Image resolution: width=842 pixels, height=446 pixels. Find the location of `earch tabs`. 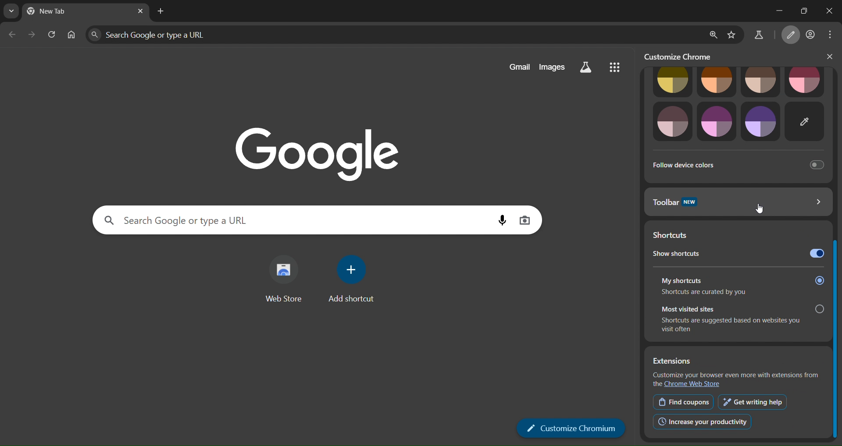

earch tabs is located at coordinates (10, 11).